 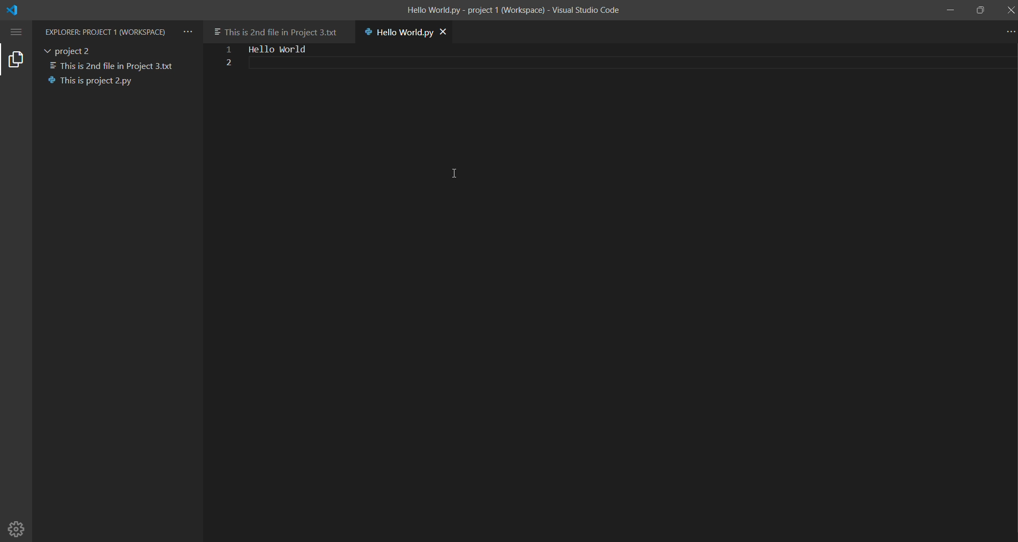 What do you see at coordinates (980, 8) in the screenshot?
I see `maximize` at bounding box center [980, 8].